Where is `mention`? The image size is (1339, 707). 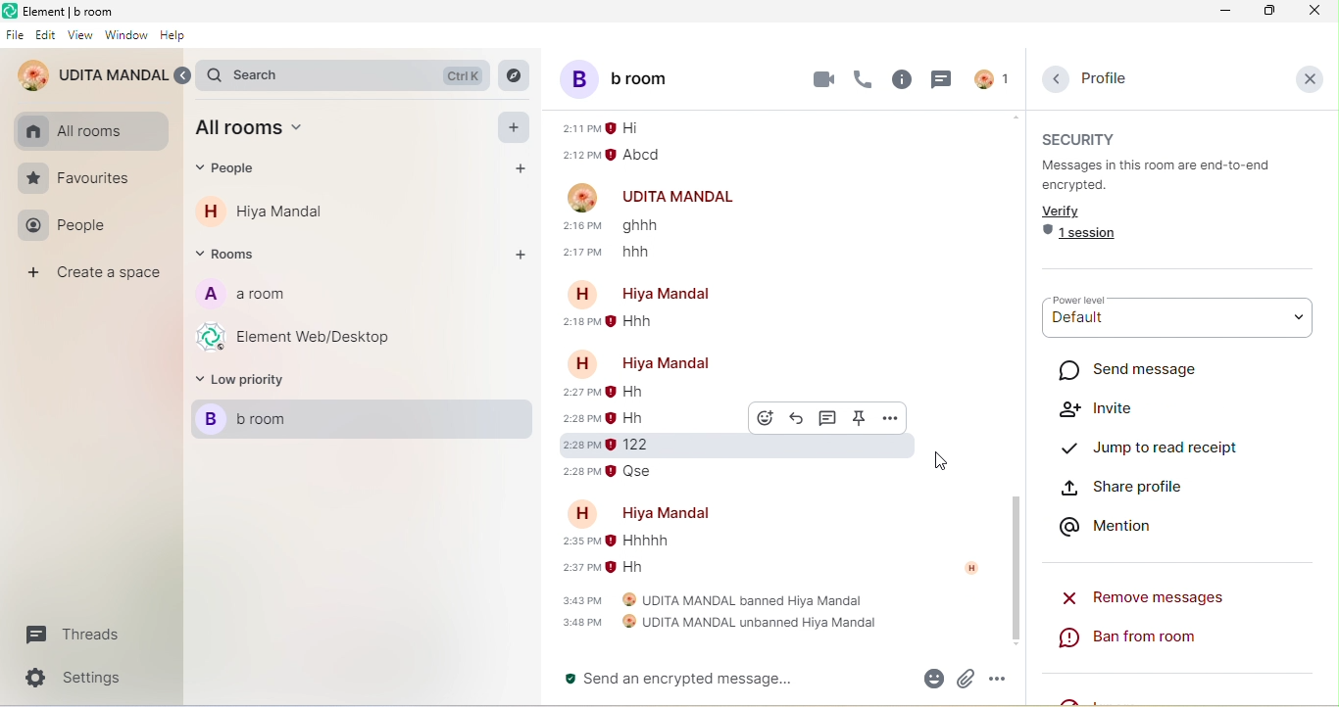 mention is located at coordinates (1115, 524).